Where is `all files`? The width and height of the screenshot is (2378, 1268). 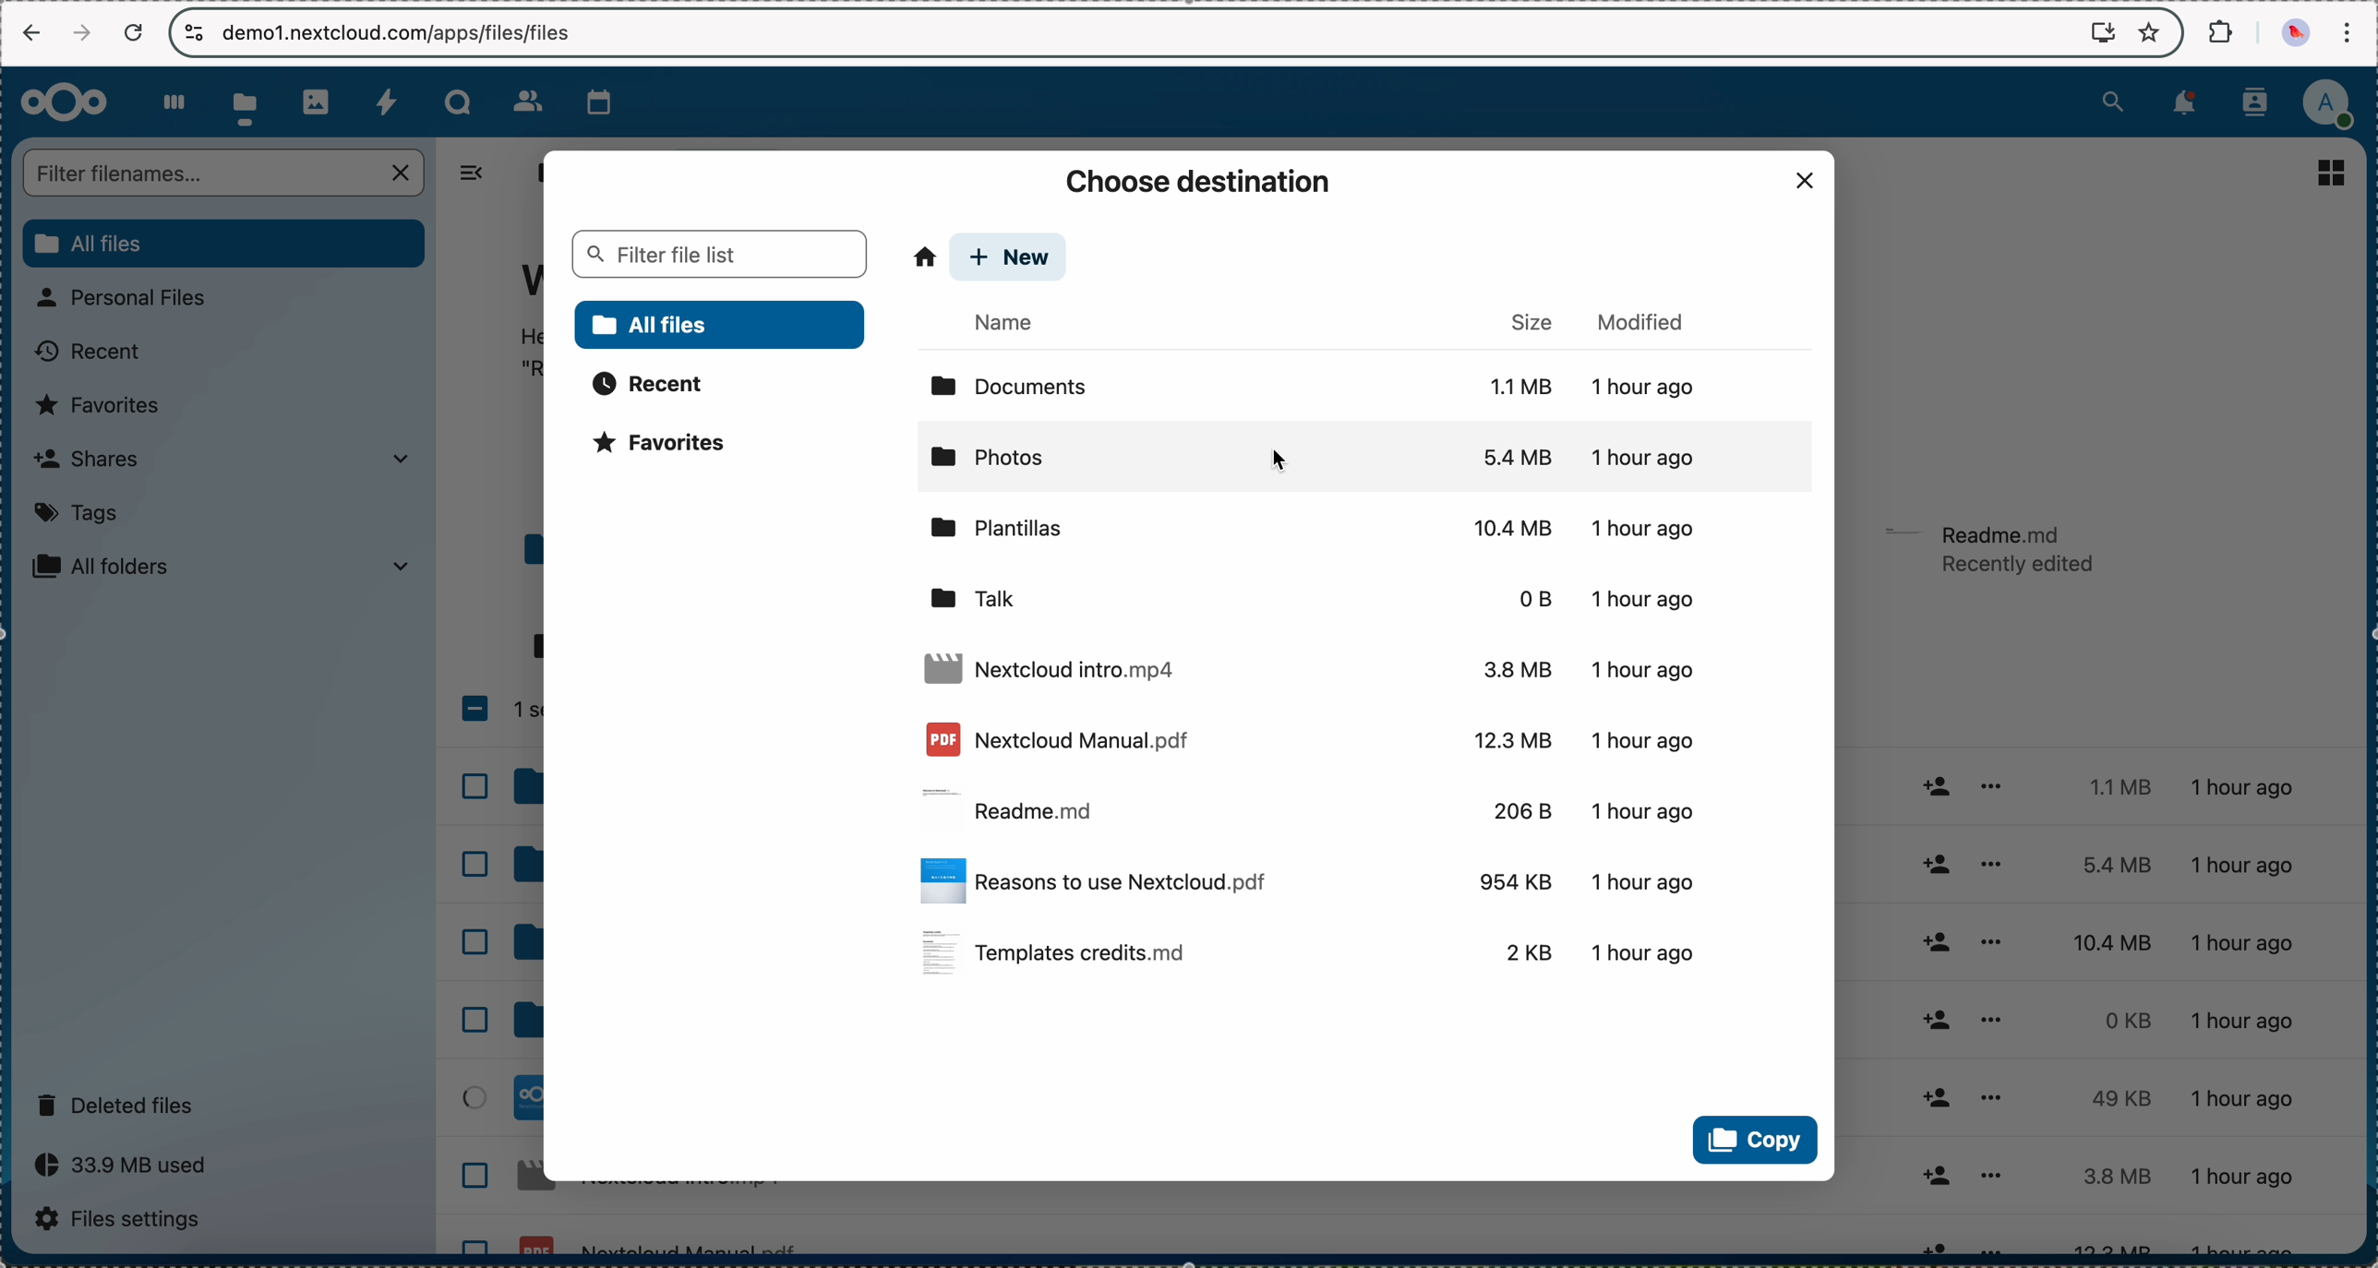 all files is located at coordinates (534, 172).